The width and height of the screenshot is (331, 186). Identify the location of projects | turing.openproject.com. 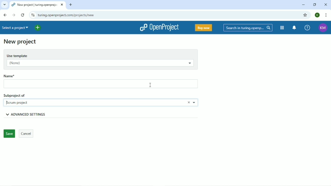
(34, 4).